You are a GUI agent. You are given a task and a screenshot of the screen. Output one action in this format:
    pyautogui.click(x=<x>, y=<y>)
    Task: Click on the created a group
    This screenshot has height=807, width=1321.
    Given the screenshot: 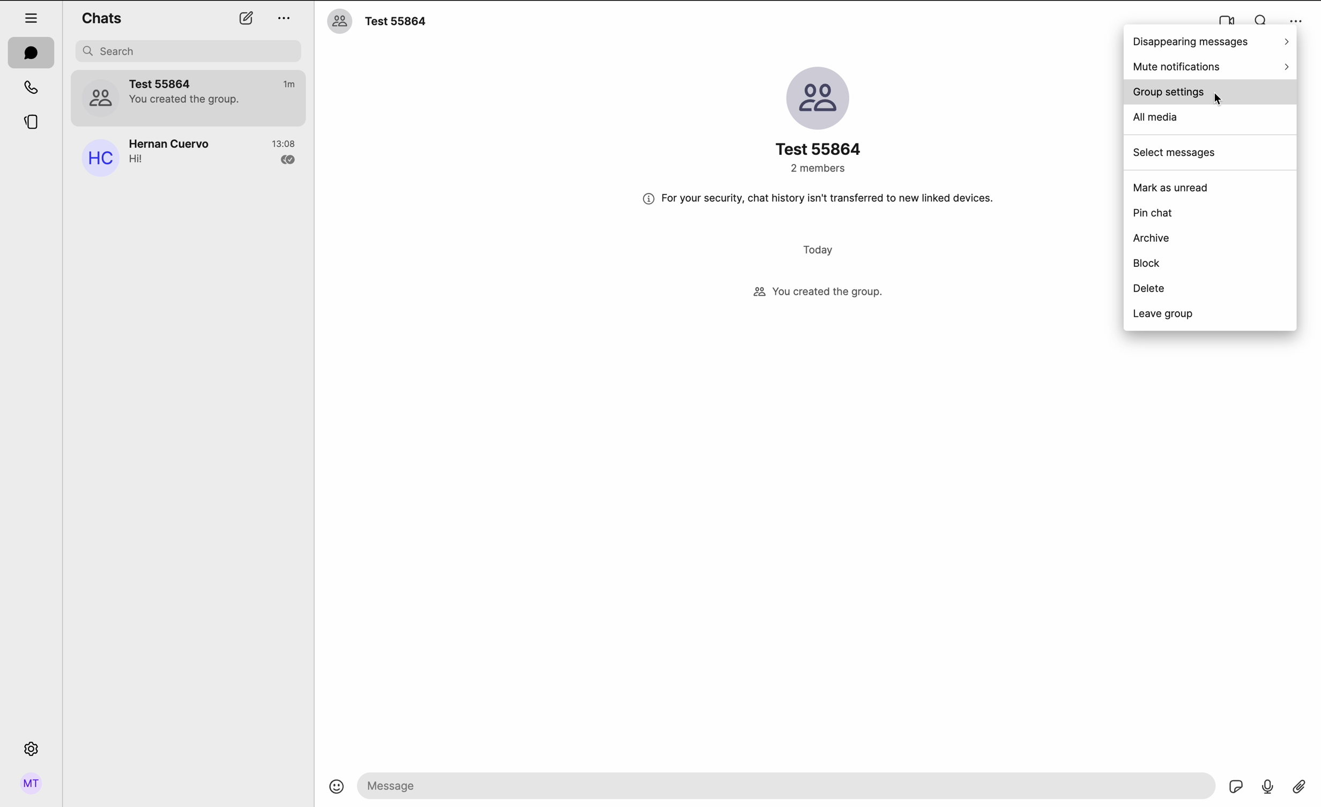 What is the action you would take?
    pyautogui.click(x=817, y=293)
    